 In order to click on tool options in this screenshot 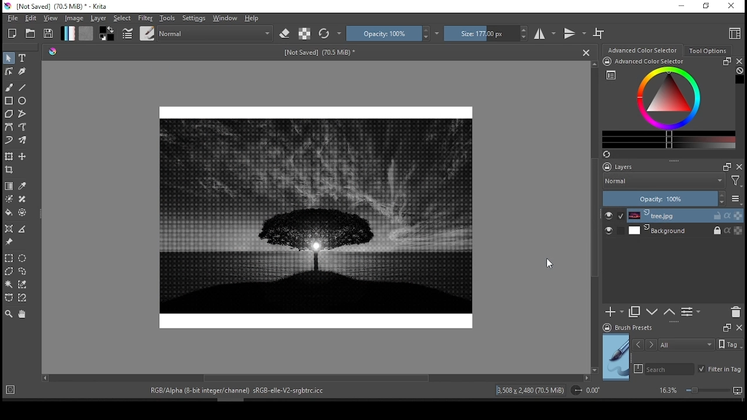, I will do `click(707, 51)`.